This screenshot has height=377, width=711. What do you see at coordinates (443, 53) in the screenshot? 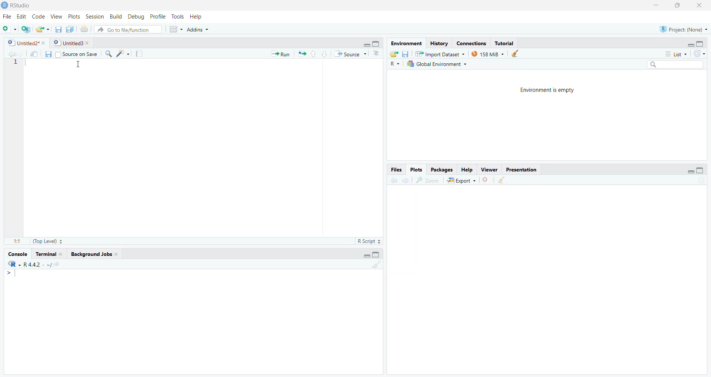
I see `Import Dataset ` at bounding box center [443, 53].